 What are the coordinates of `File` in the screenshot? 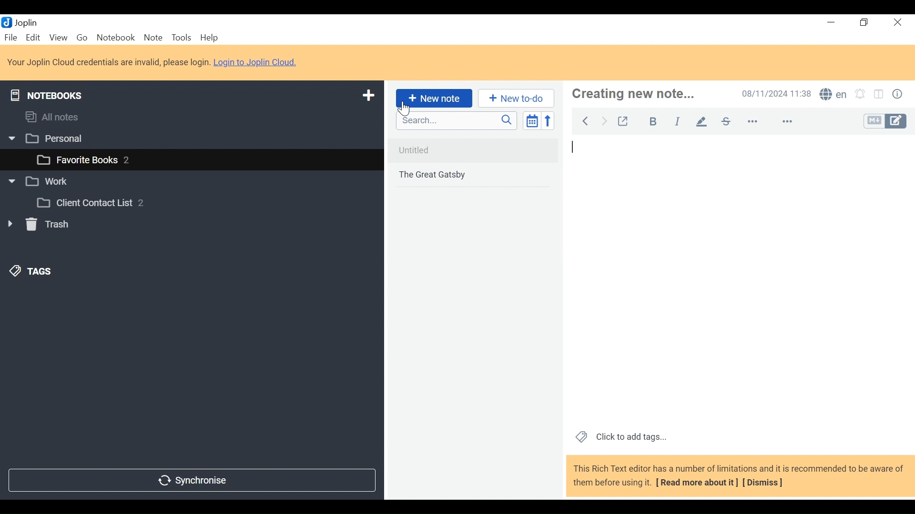 It's located at (11, 36).